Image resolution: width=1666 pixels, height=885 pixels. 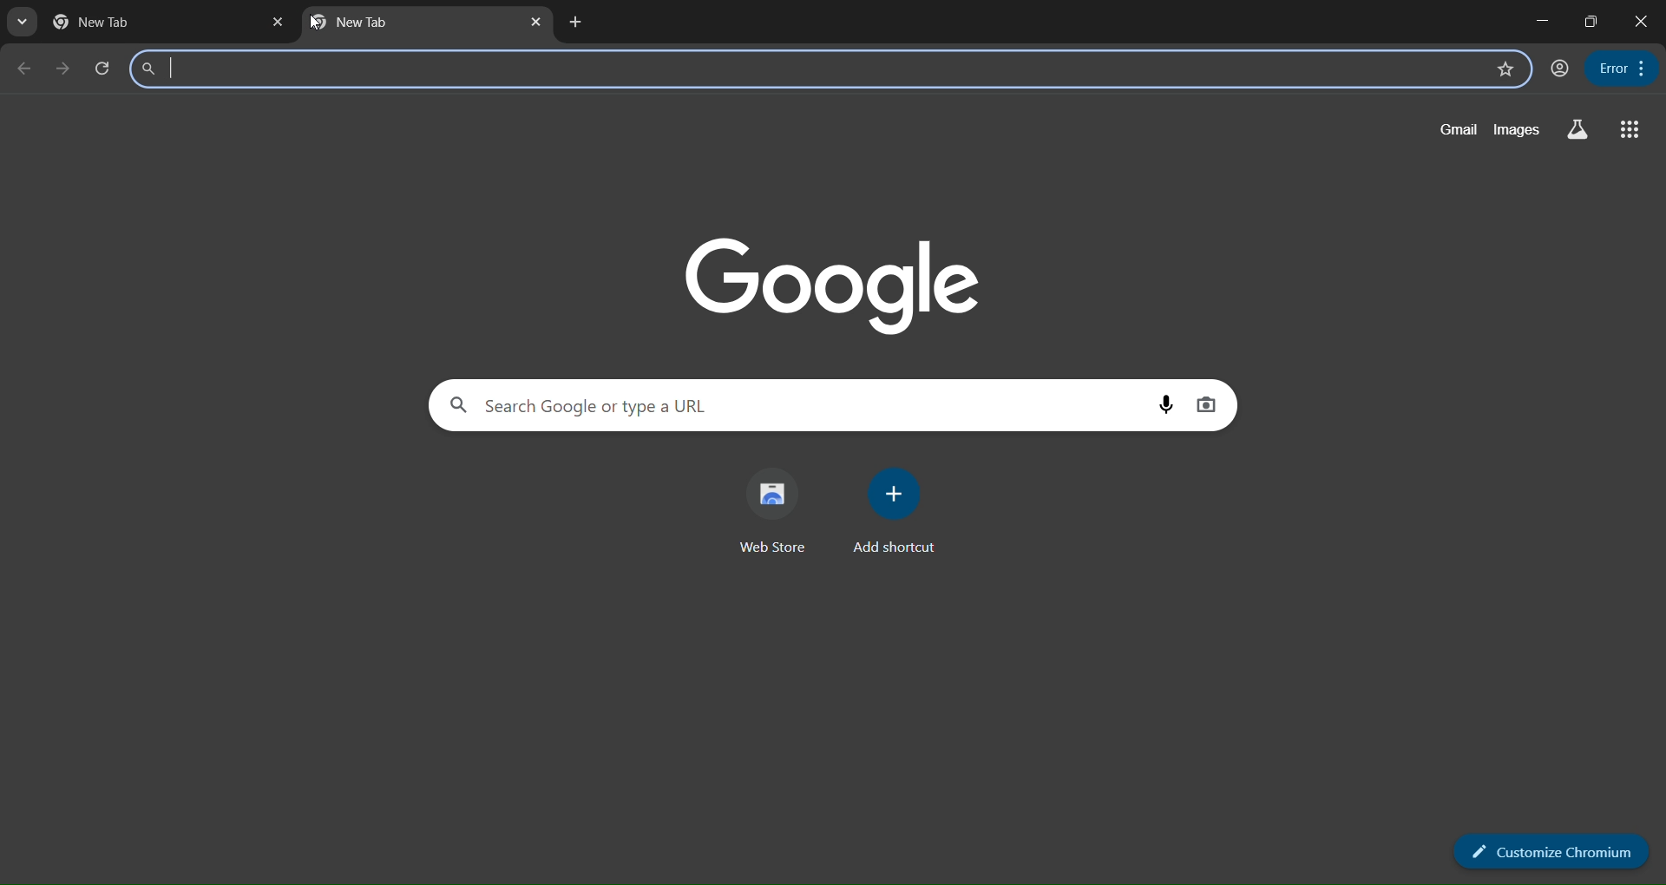 What do you see at coordinates (420, 23) in the screenshot?
I see `new tab` at bounding box center [420, 23].